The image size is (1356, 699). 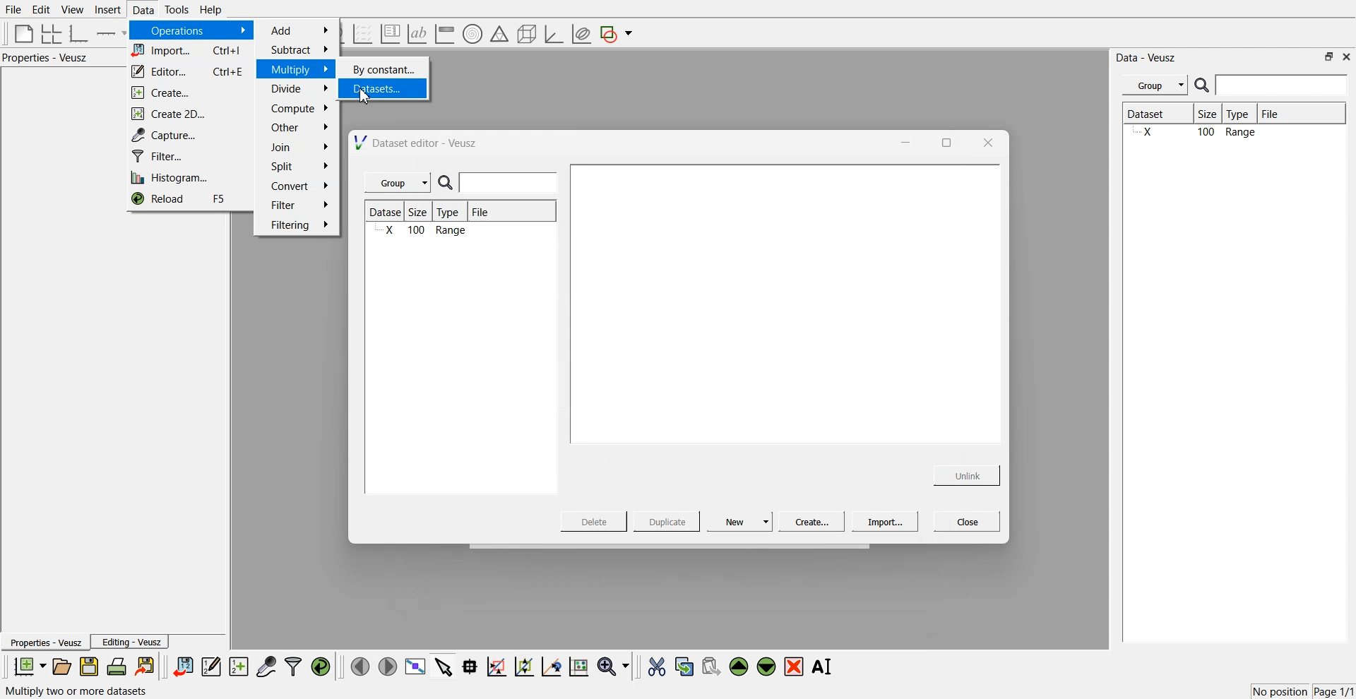 What do you see at coordinates (809, 521) in the screenshot?
I see `Create...` at bounding box center [809, 521].